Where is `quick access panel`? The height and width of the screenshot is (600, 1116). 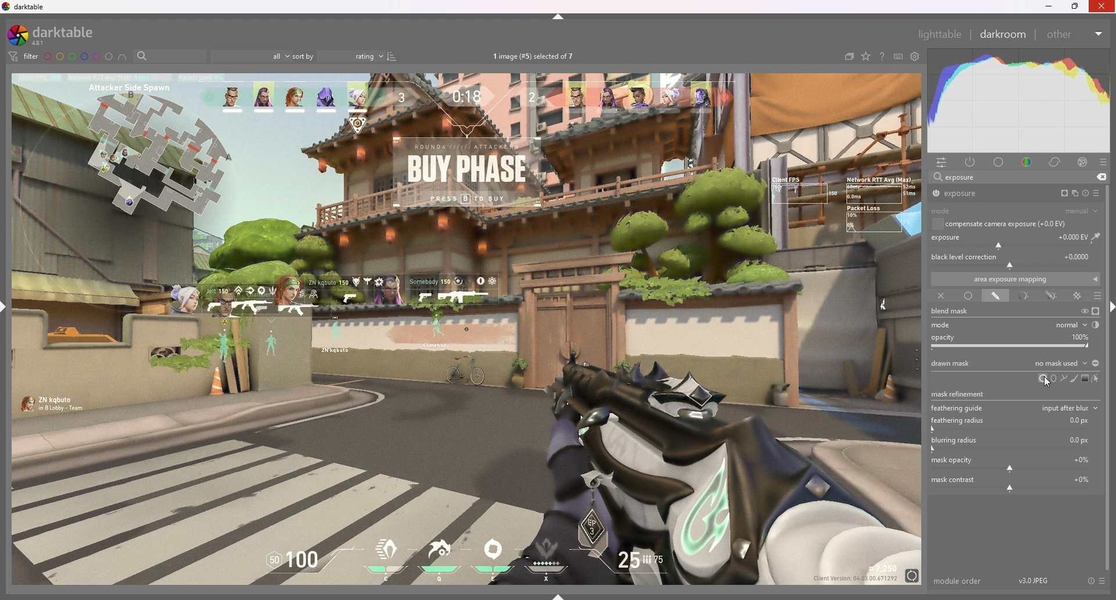 quick access panel is located at coordinates (944, 163).